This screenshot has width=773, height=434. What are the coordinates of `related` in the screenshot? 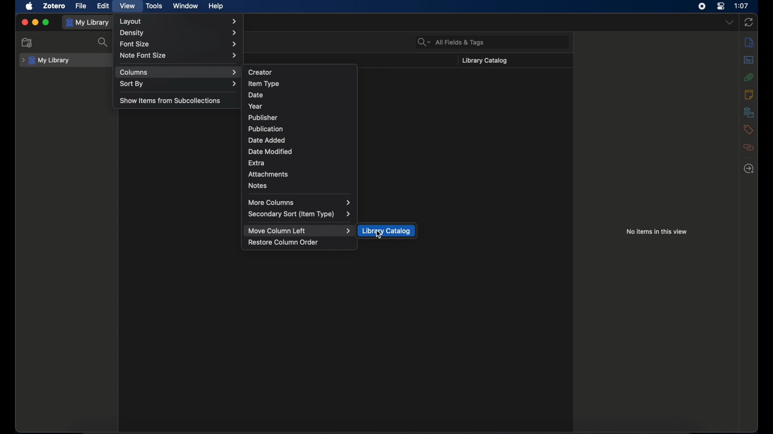 It's located at (749, 147).